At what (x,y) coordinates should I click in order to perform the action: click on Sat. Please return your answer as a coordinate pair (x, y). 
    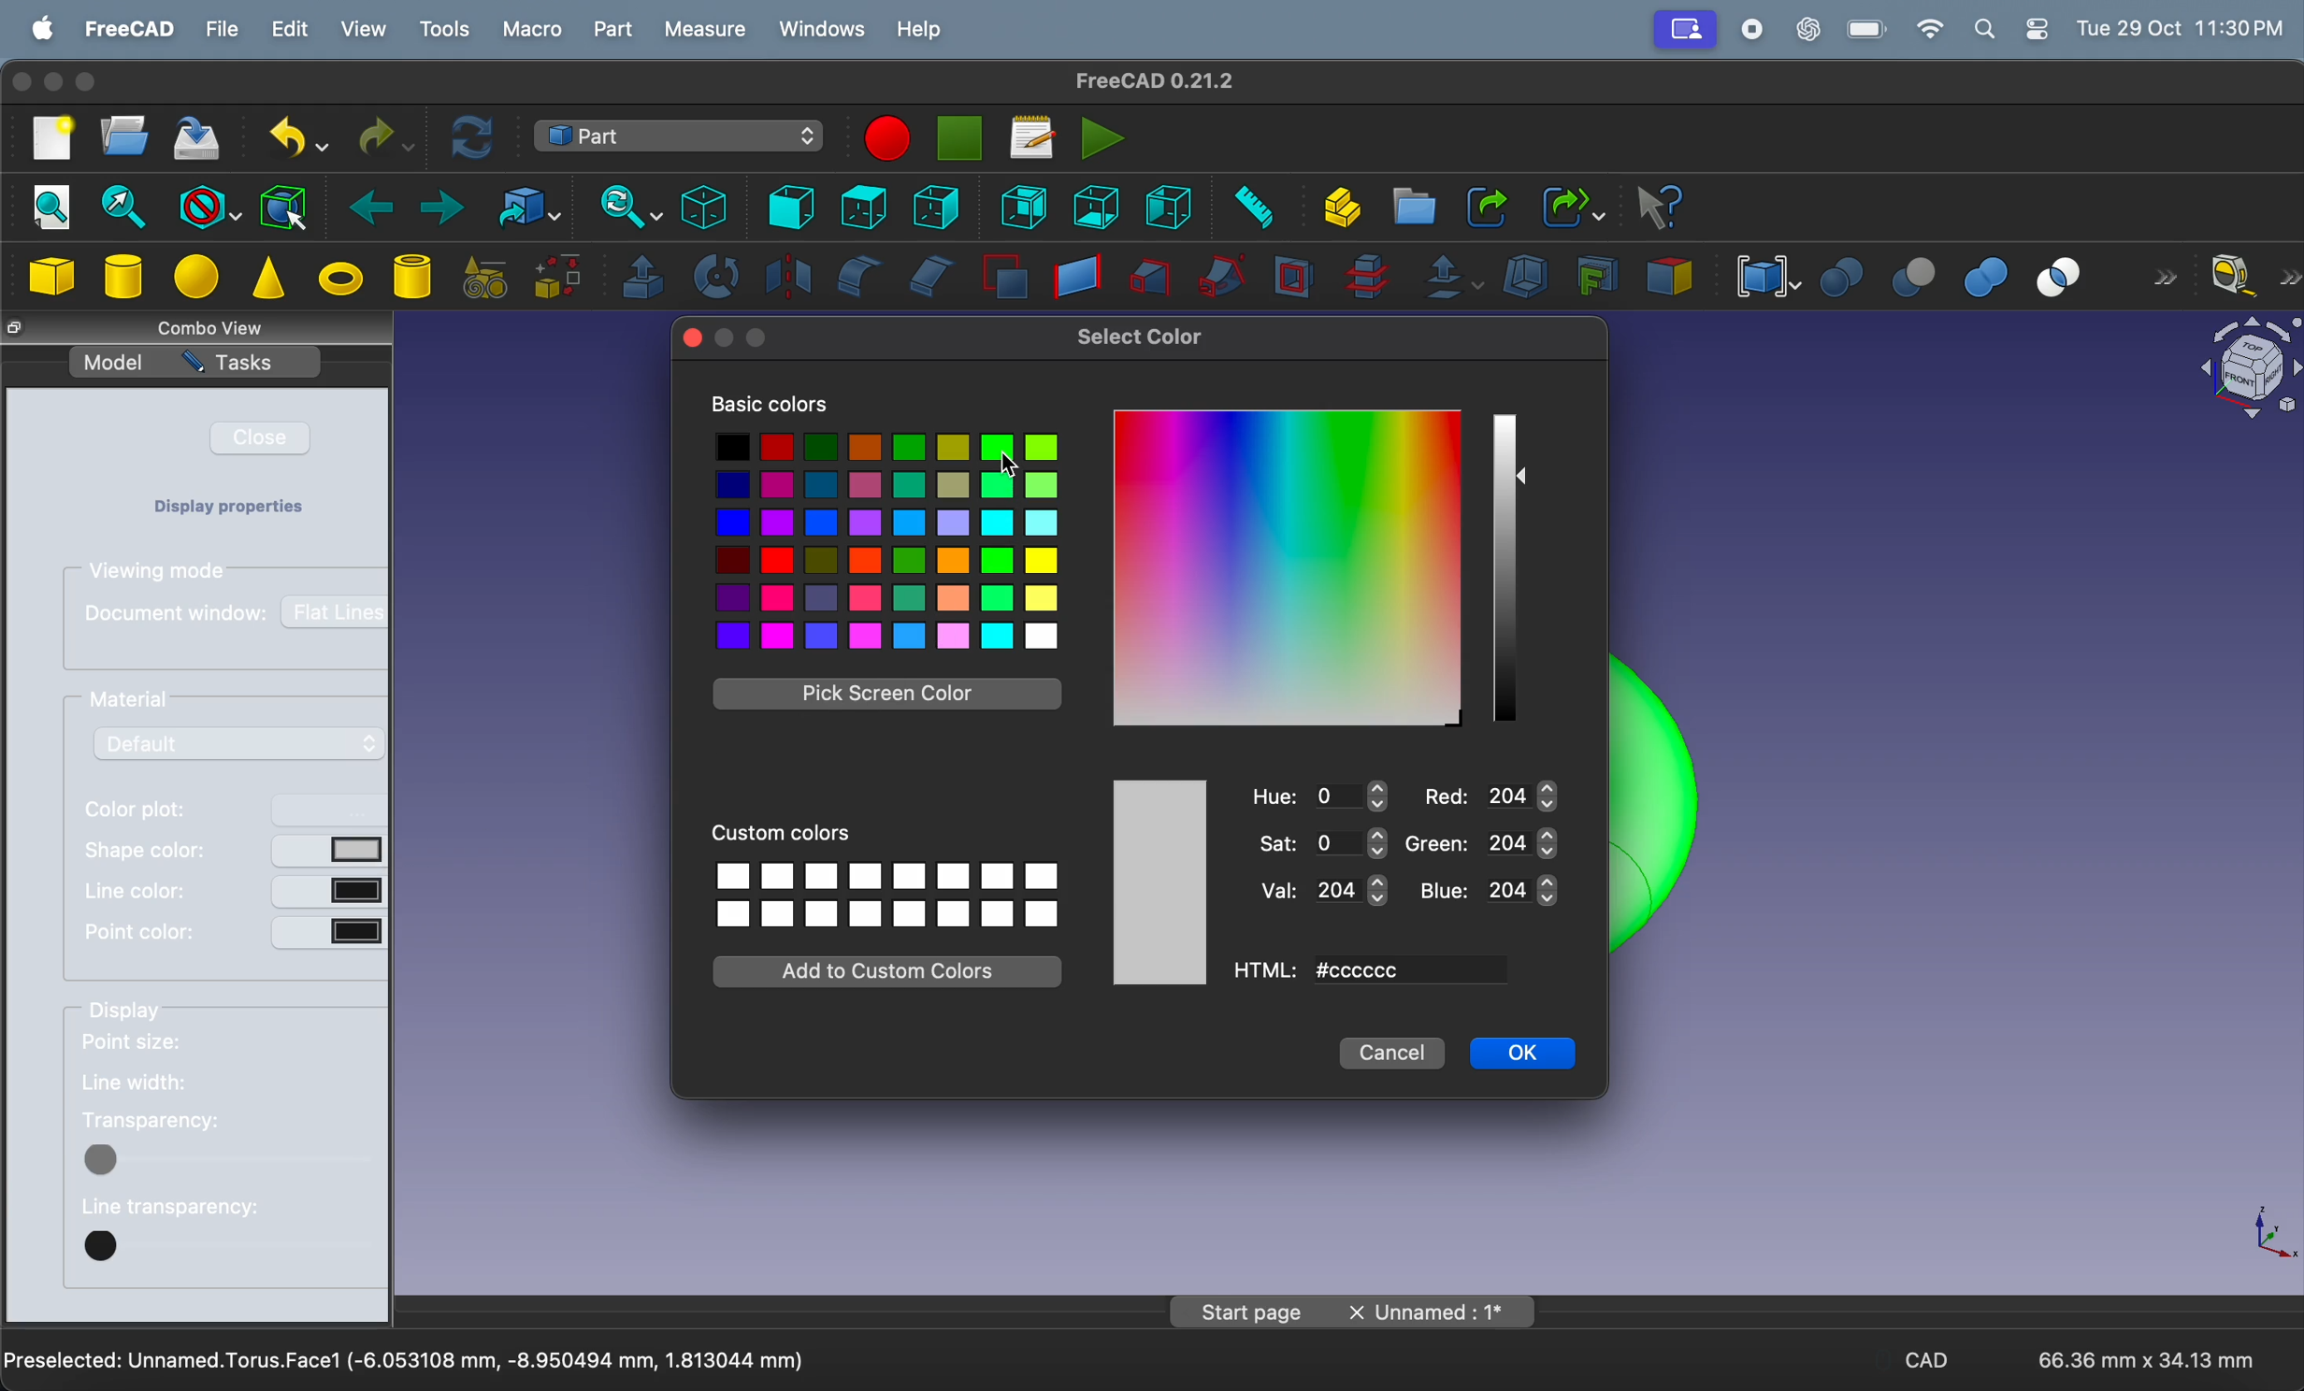
    Looking at the image, I should click on (1322, 843).